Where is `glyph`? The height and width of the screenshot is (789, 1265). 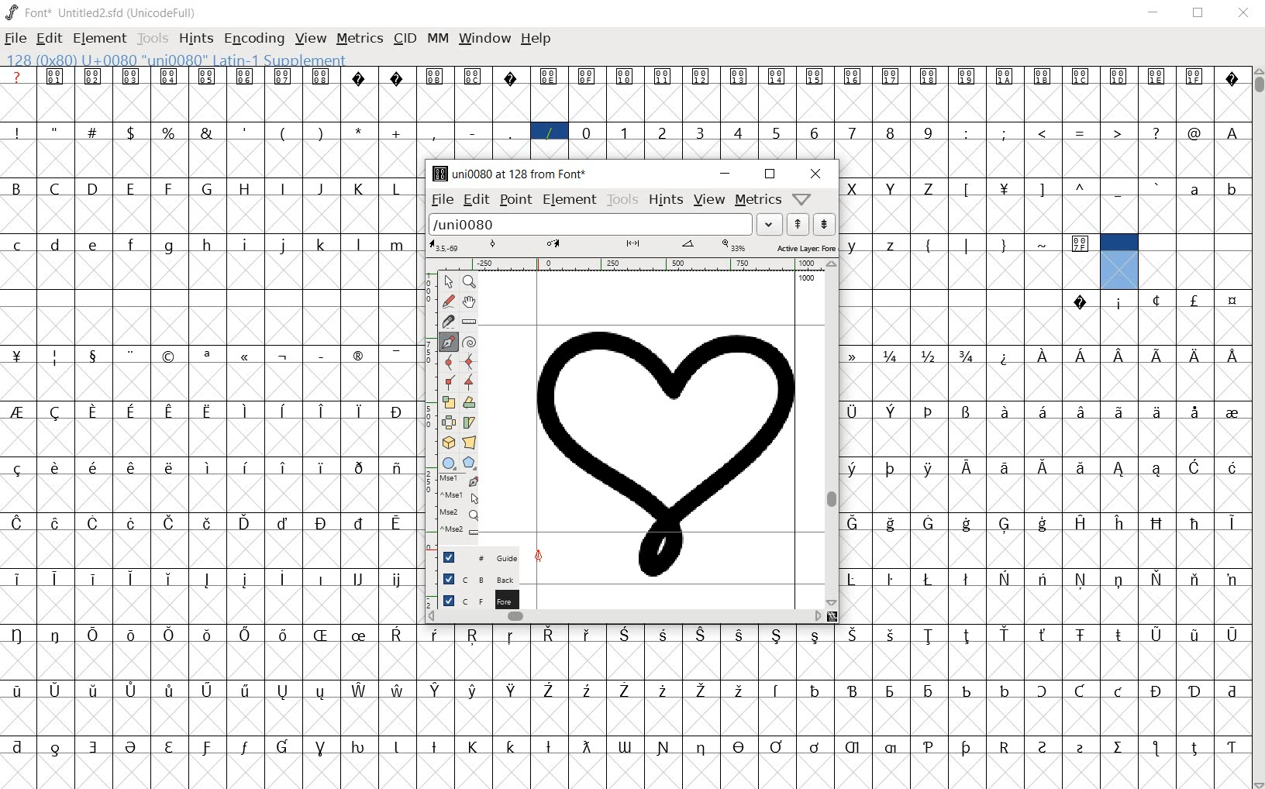 glyph is located at coordinates (927, 189).